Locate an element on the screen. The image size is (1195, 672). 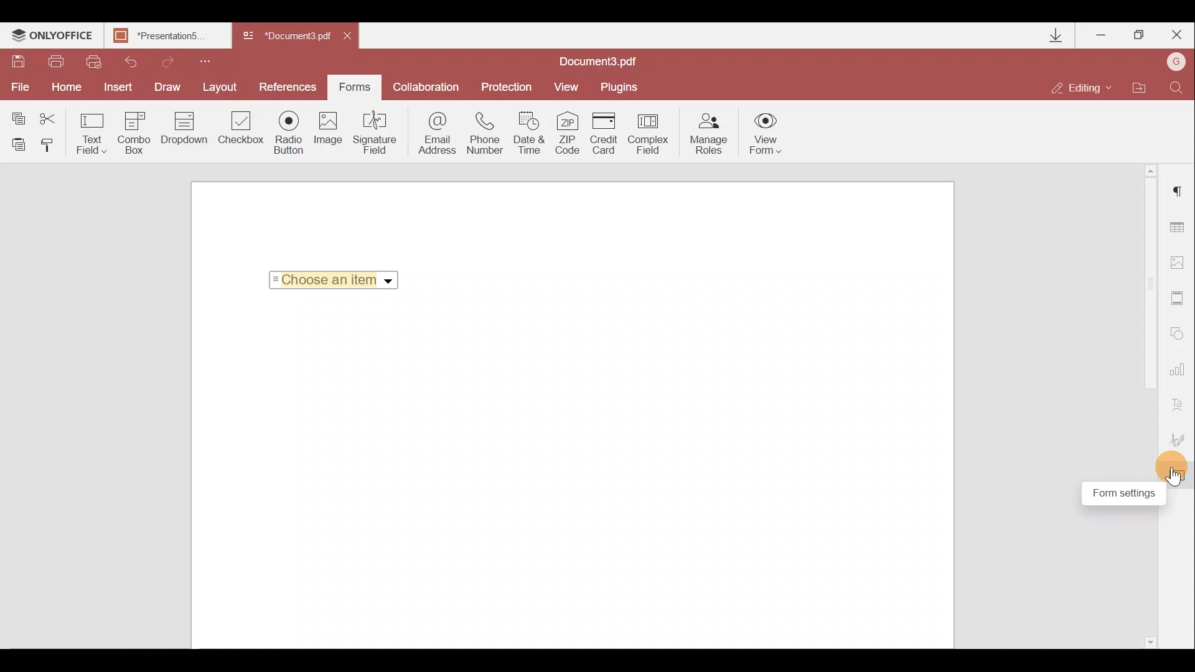
Close is located at coordinates (352, 34).